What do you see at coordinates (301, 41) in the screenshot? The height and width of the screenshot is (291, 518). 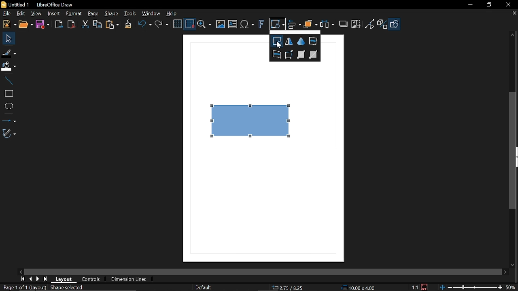 I see `In 3d rotation object` at bounding box center [301, 41].